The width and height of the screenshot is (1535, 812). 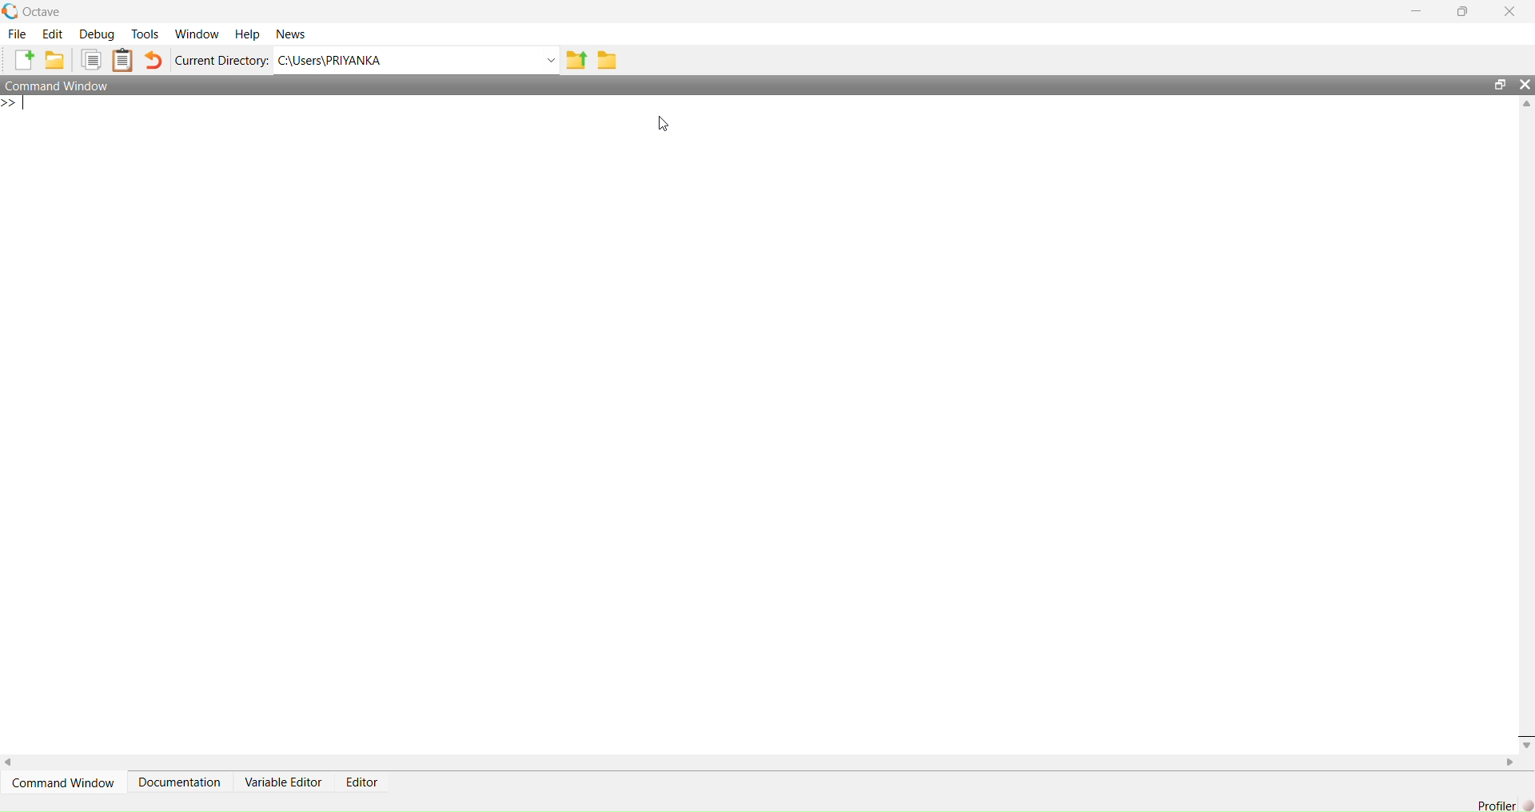 I want to click on Scroll right, so click(x=1508, y=762).